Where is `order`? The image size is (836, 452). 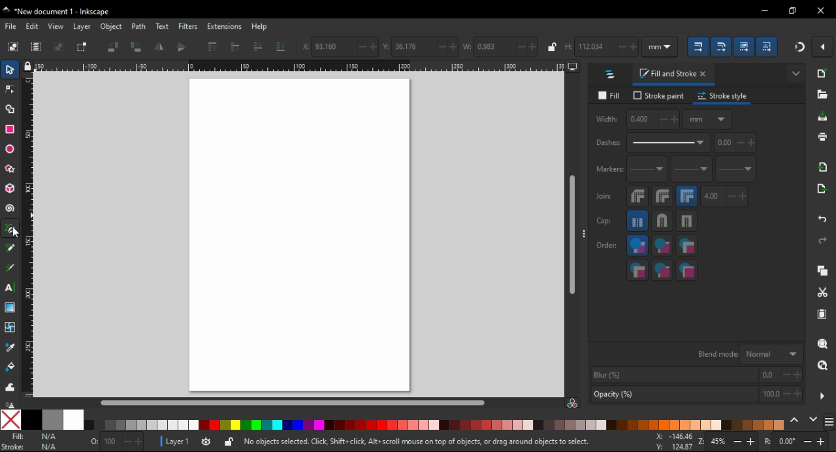 order is located at coordinates (607, 244).